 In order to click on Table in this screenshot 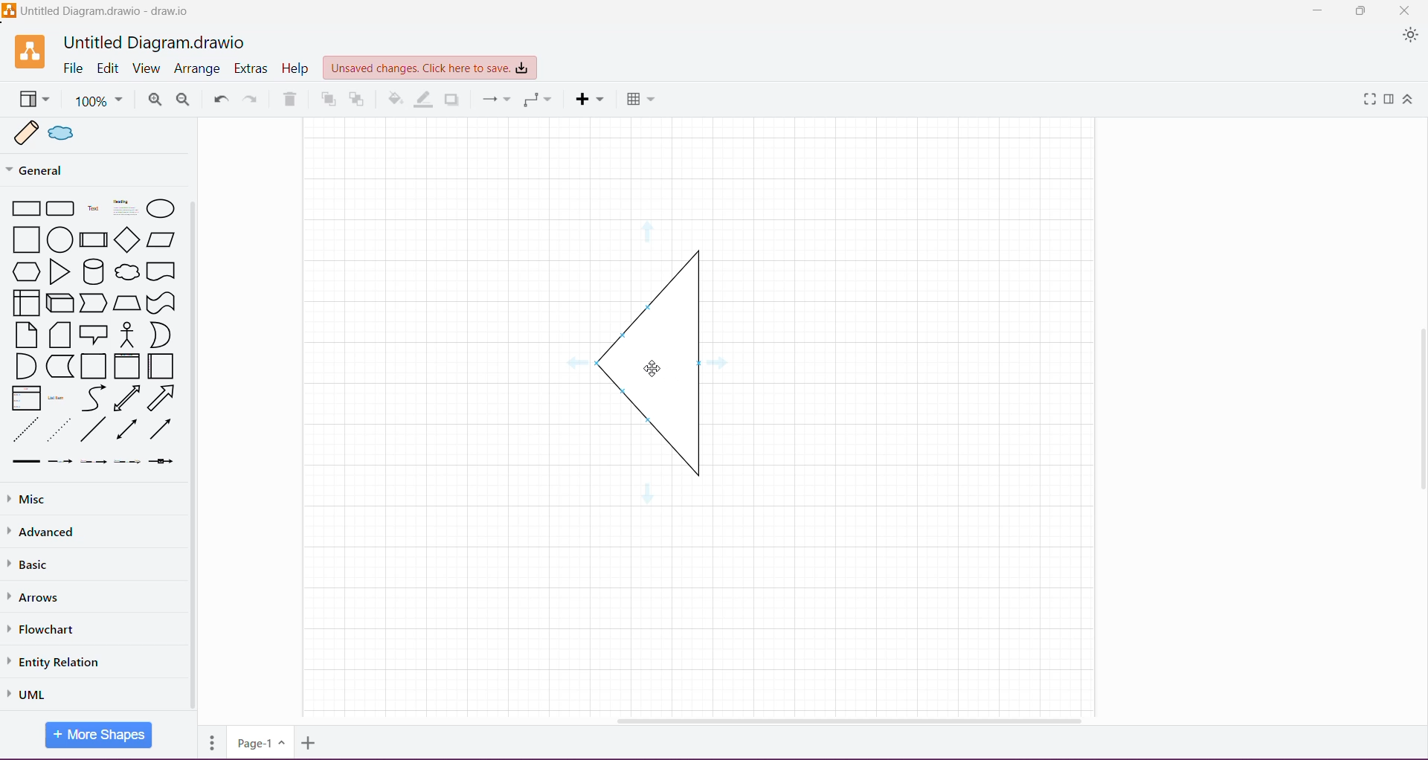, I will do `click(641, 100)`.